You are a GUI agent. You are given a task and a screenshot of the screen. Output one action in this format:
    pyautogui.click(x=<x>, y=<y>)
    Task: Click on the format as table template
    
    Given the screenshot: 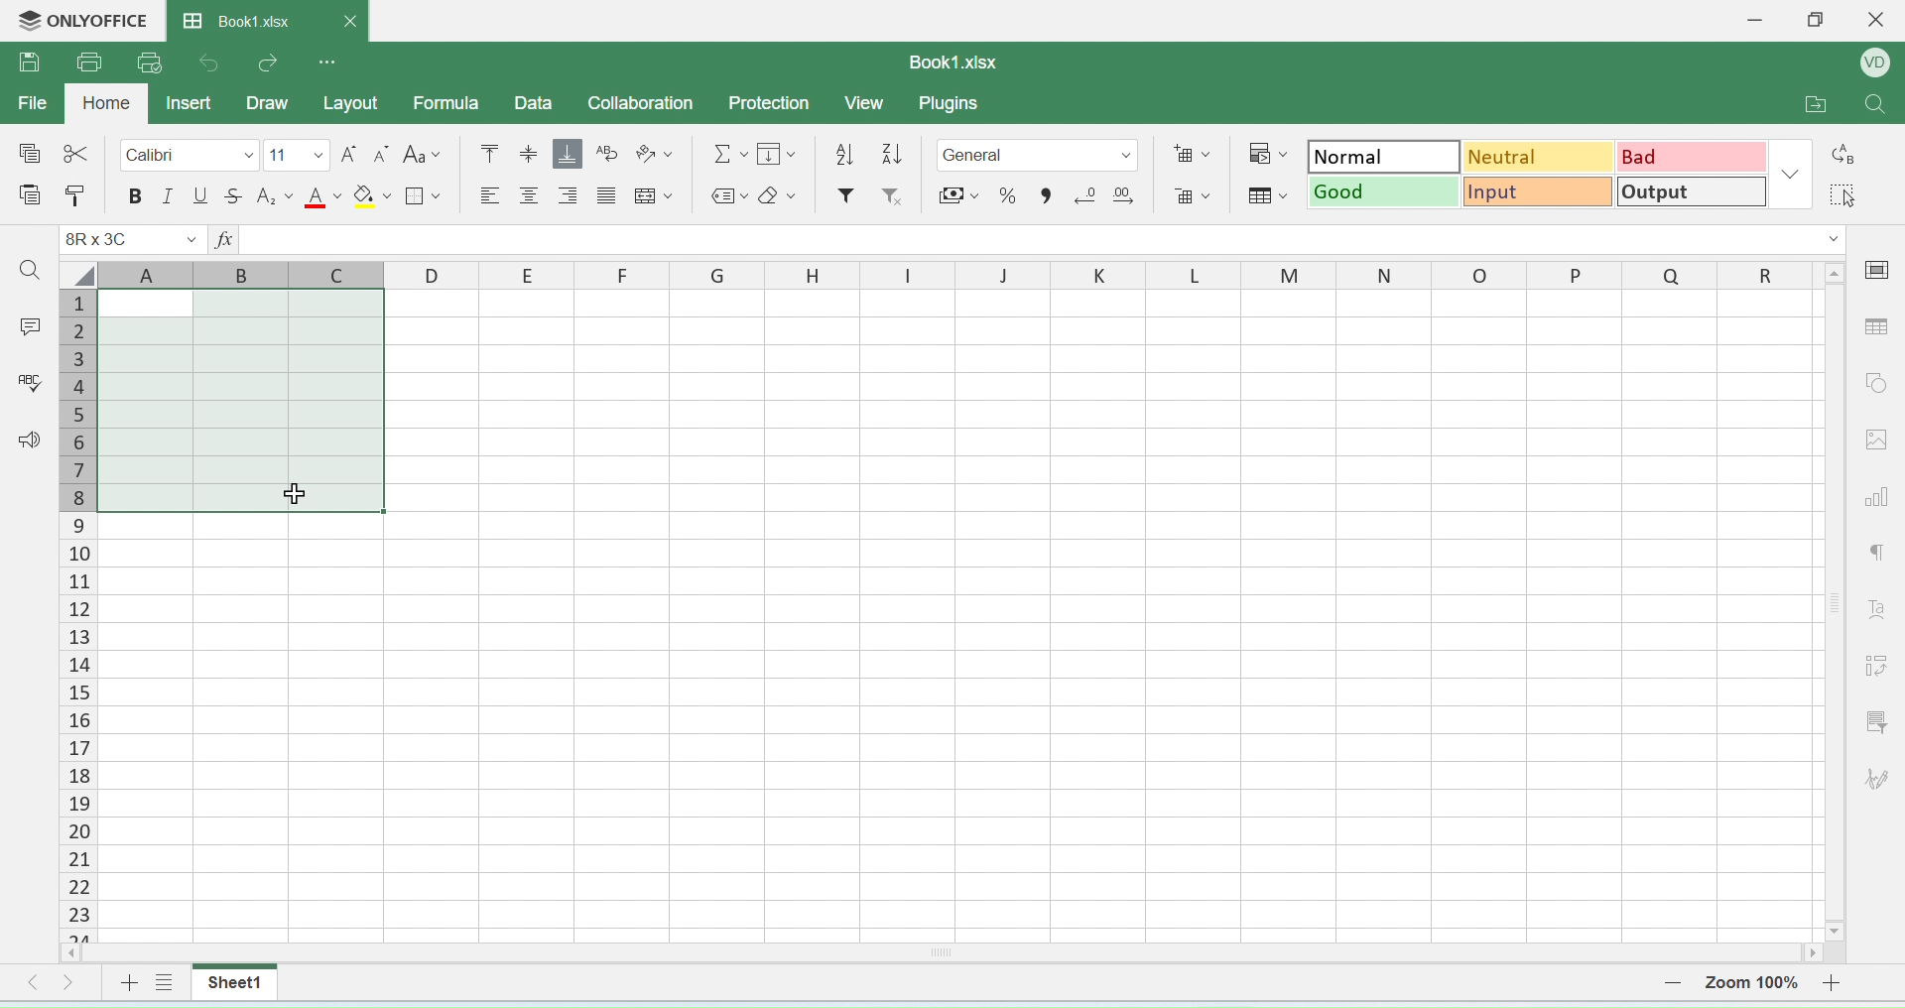 What is the action you would take?
    pyautogui.click(x=1264, y=192)
    